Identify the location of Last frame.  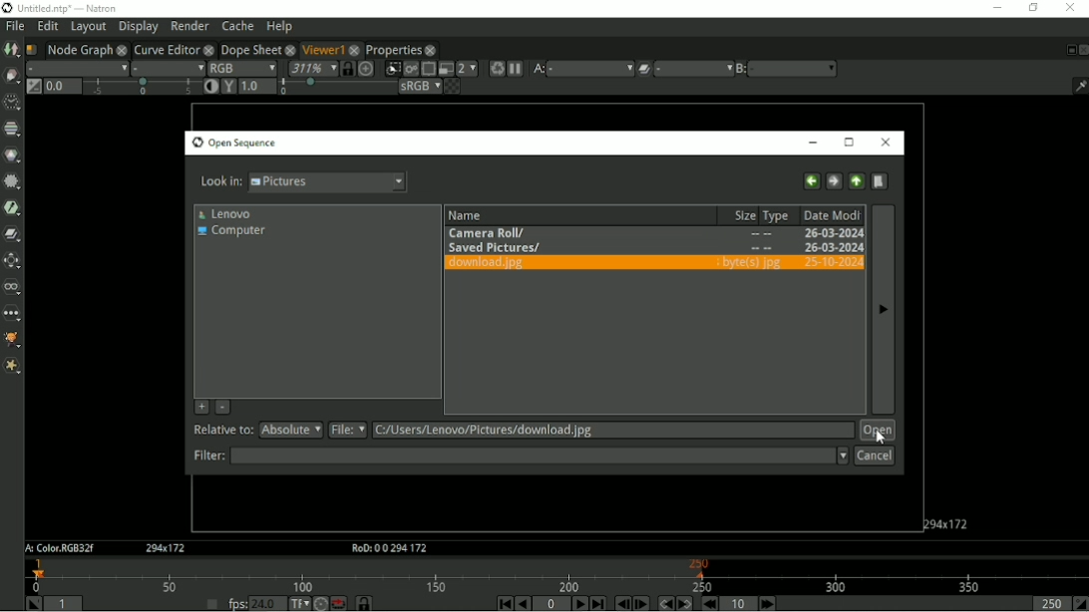
(598, 603).